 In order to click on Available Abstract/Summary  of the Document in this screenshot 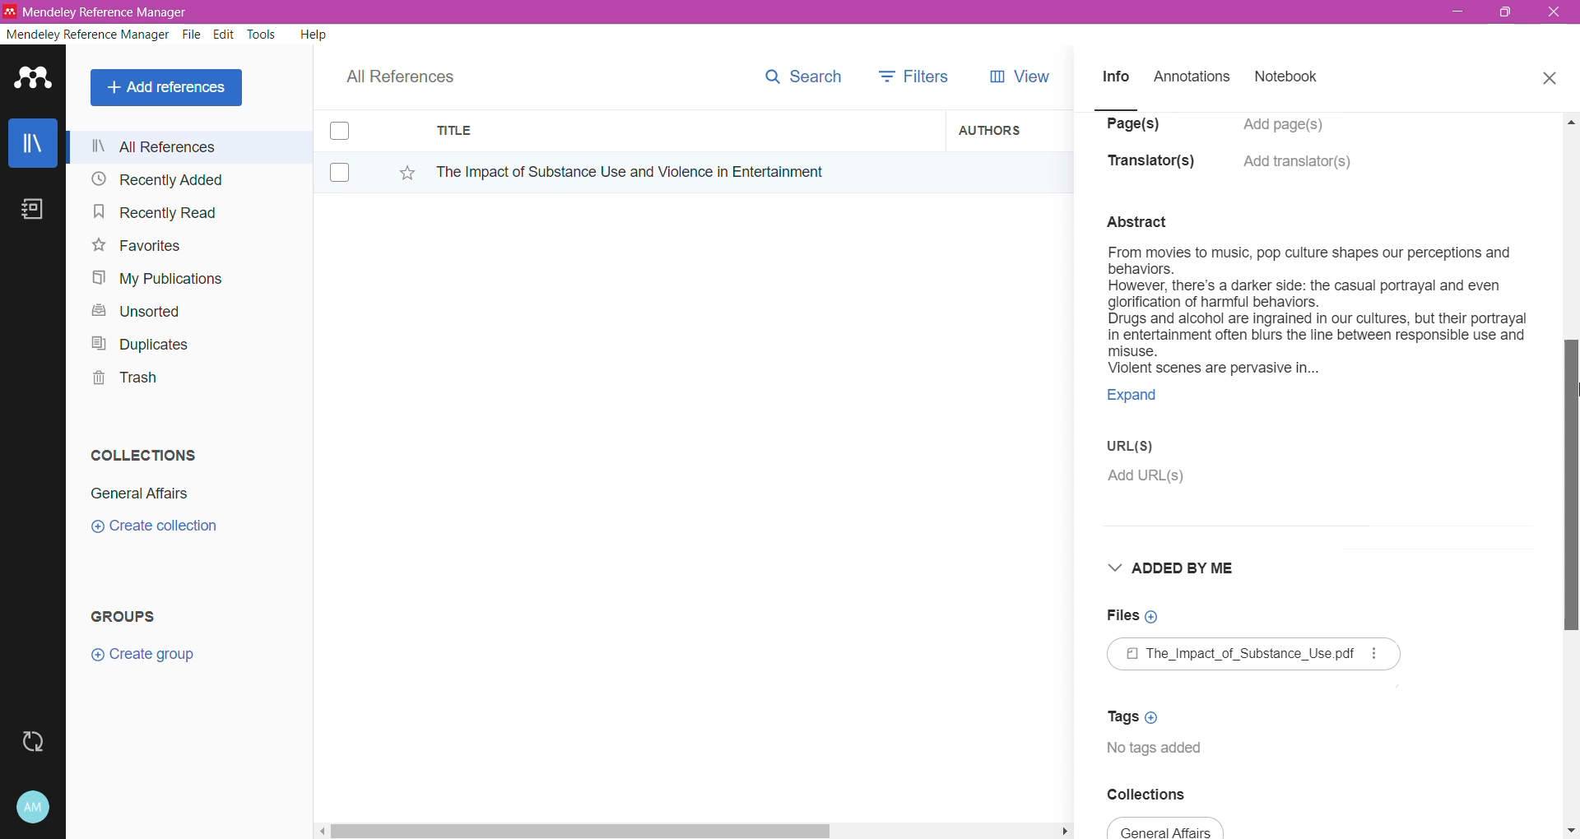, I will do `click(1316, 294)`.